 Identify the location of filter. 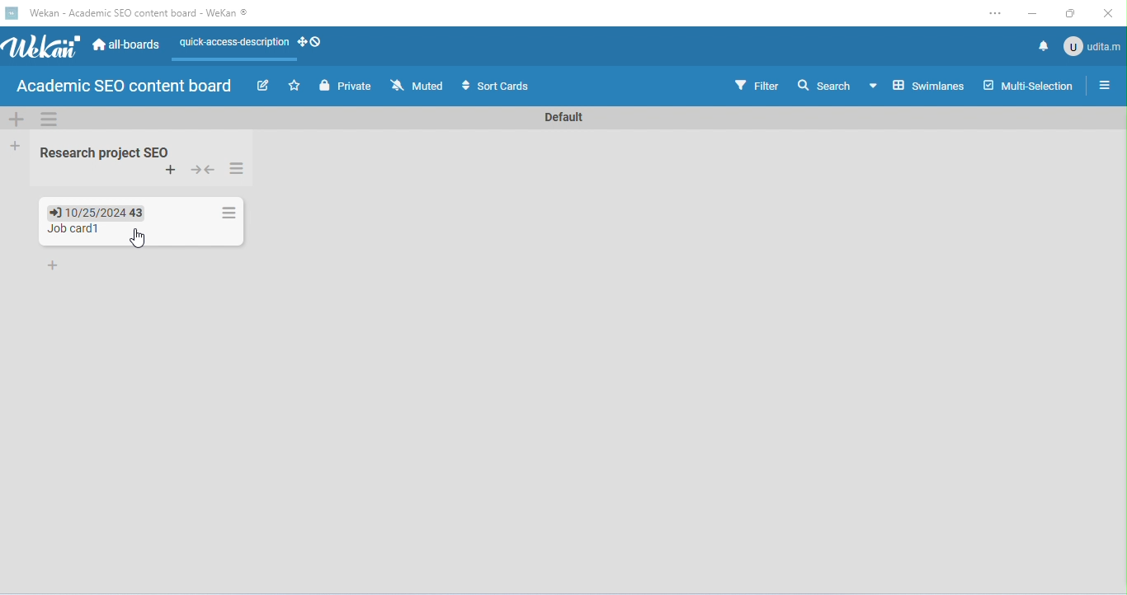
(757, 85).